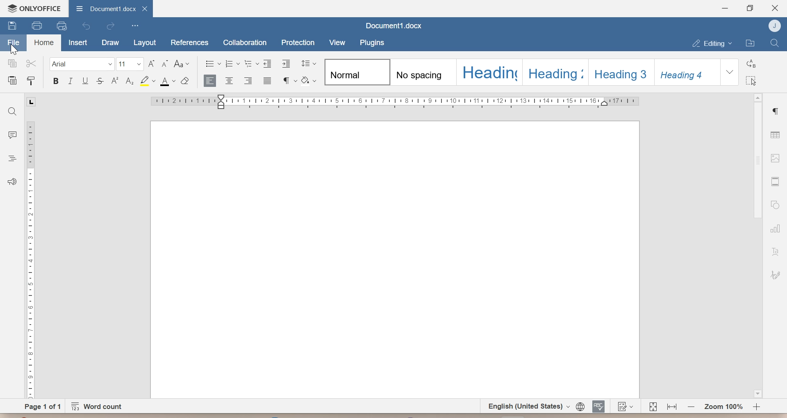 This screenshot has width=787, height=418. What do you see at coordinates (757, 393) in the screenshot?
I see `Scroll down` at bounding box center [757, 393].